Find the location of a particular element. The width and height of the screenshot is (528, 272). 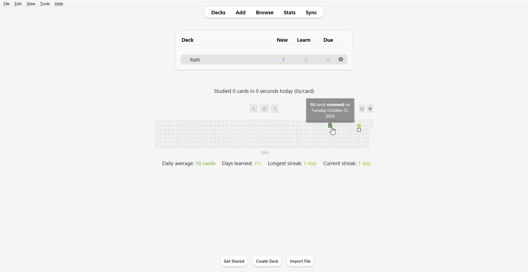

current is located at coordinates (265, 109).